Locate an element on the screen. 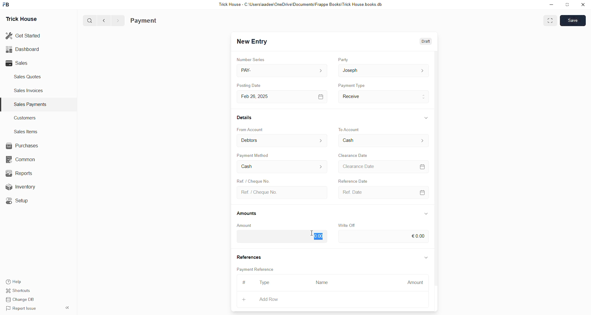 This screenshot has height=315, width=591. Clearance Date is located at coordinates (384, 166).